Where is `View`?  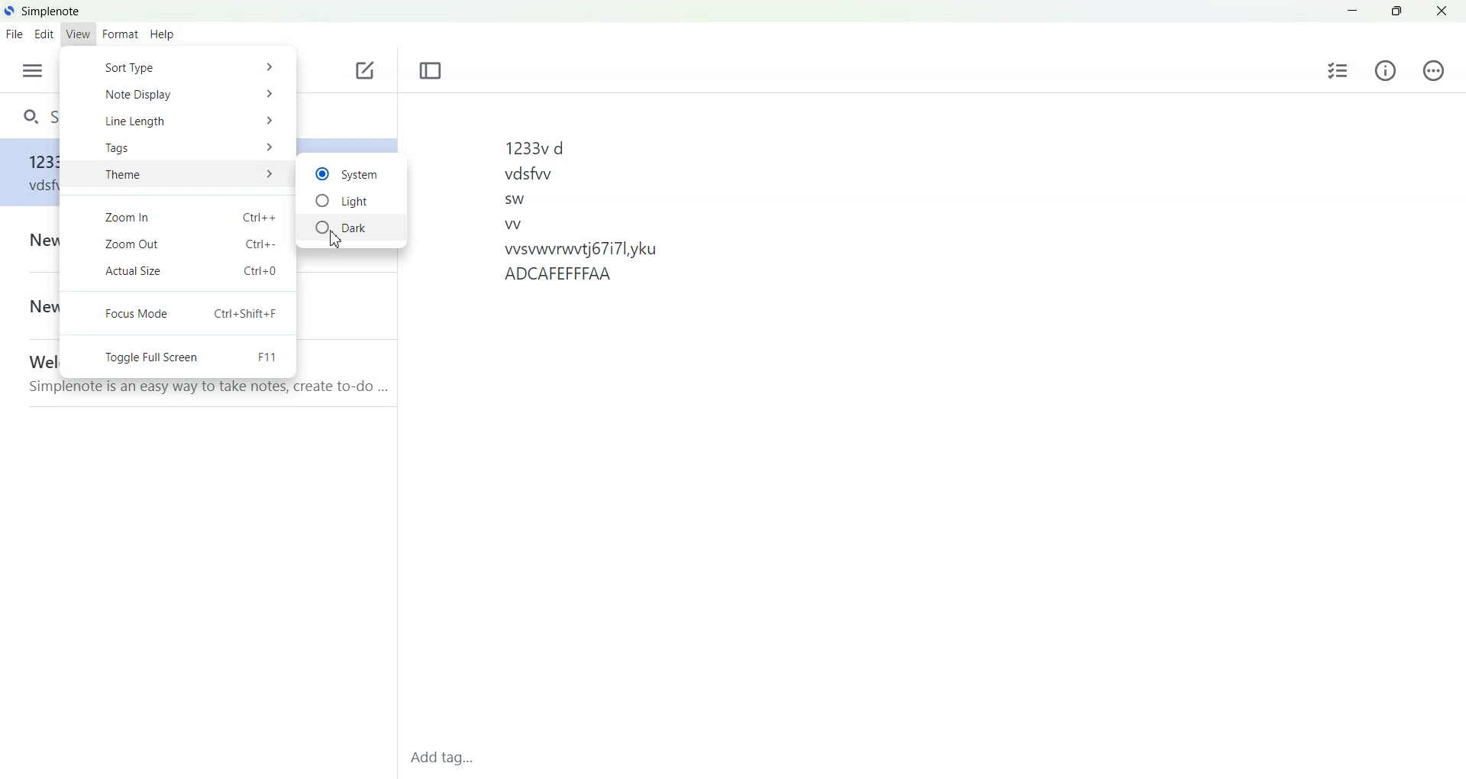 View is located at coordinates (78, 34).